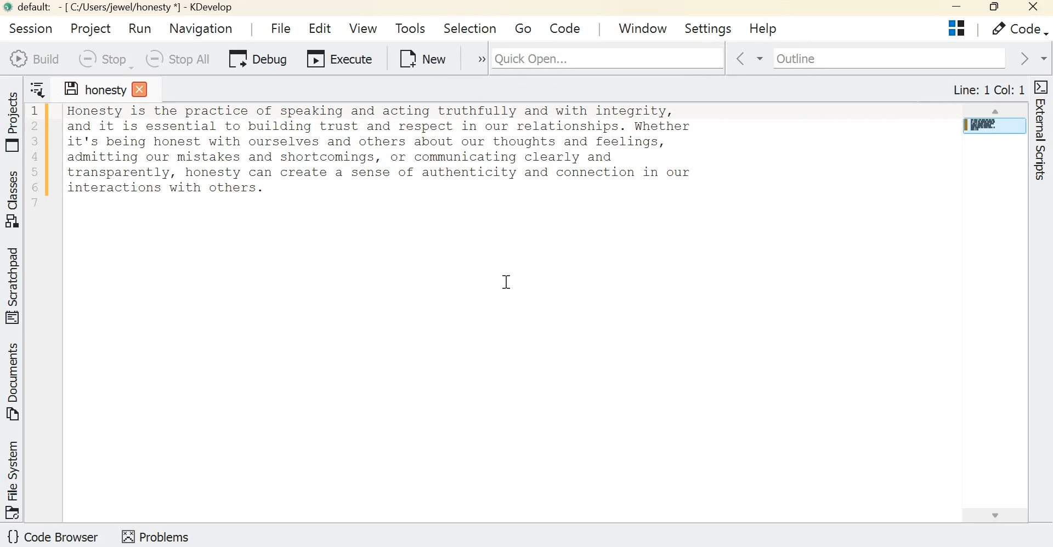 The image size is (1053, 547). Describe the element at coordinates (278, 27) in the screenshot. I see `File` at that location.